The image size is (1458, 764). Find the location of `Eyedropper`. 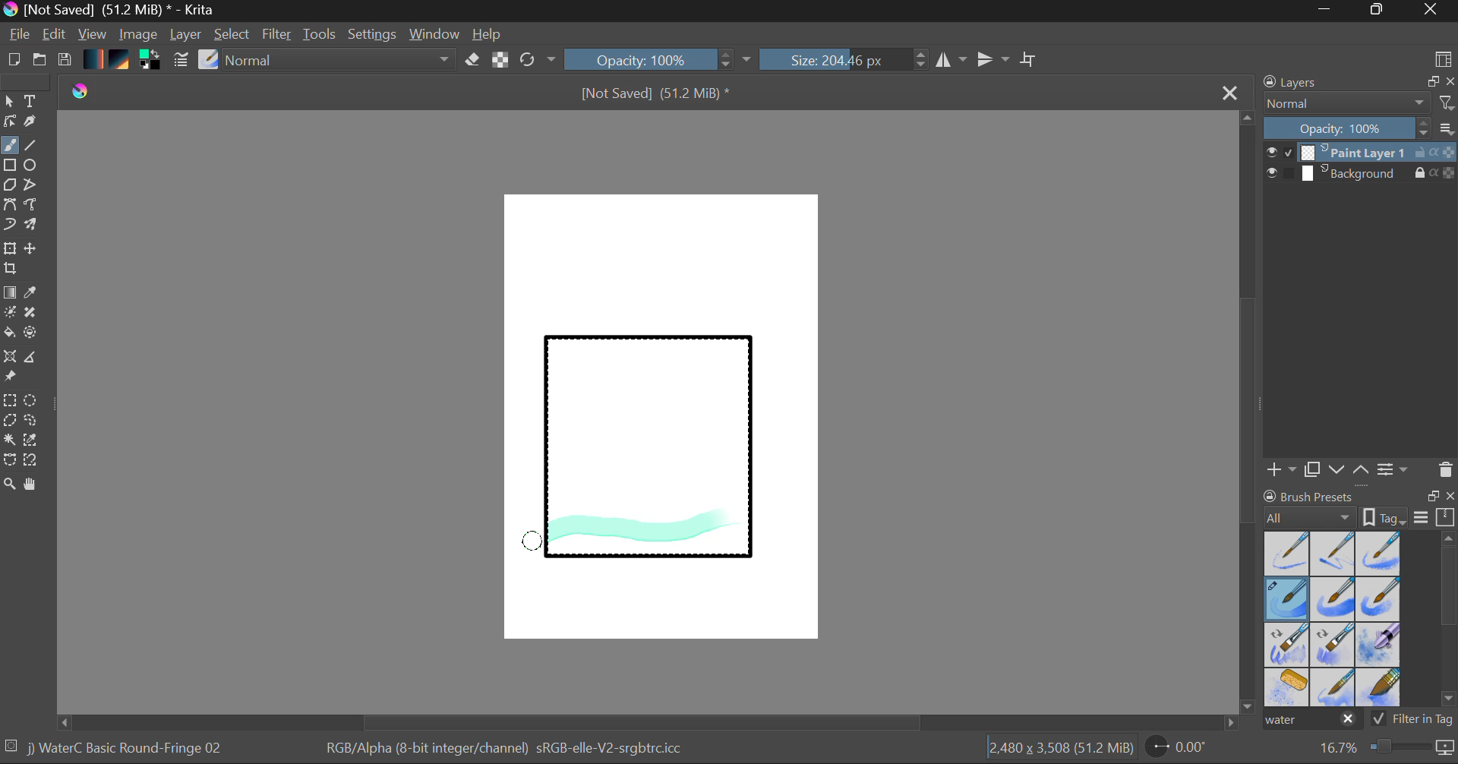

Eyedropper is located at coordinates (33, 293).